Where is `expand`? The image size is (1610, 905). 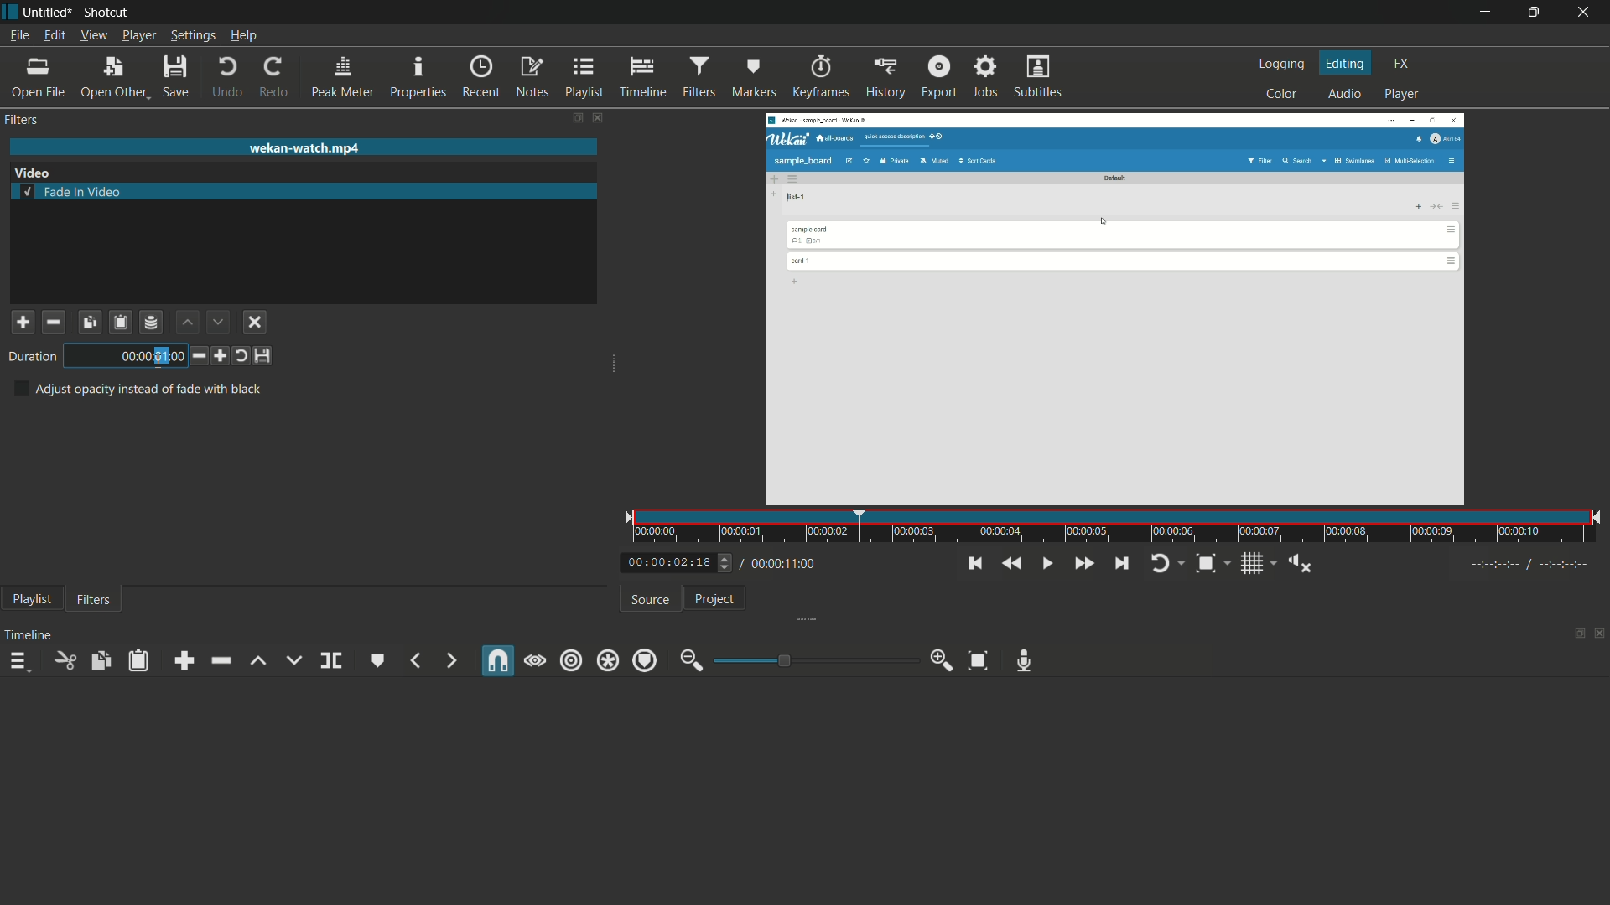
expand is located at coordinates (813, 618).